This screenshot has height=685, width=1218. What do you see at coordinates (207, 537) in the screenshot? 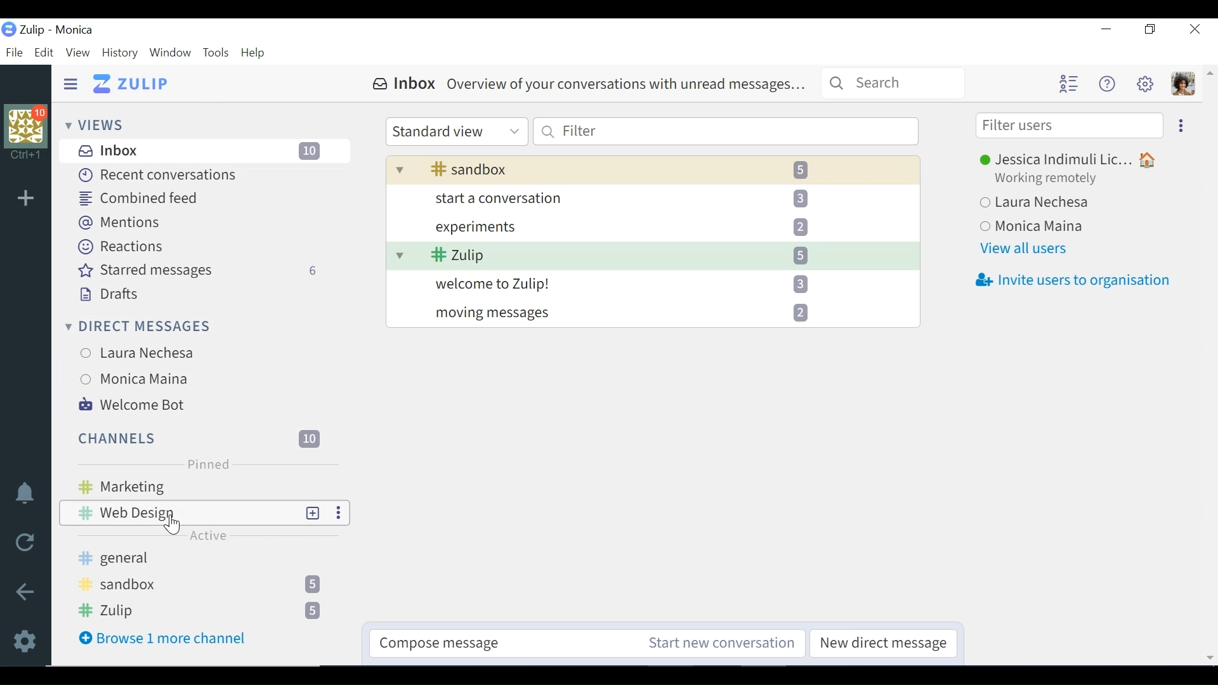
I see `Active label` at bounding box center [207, 537].